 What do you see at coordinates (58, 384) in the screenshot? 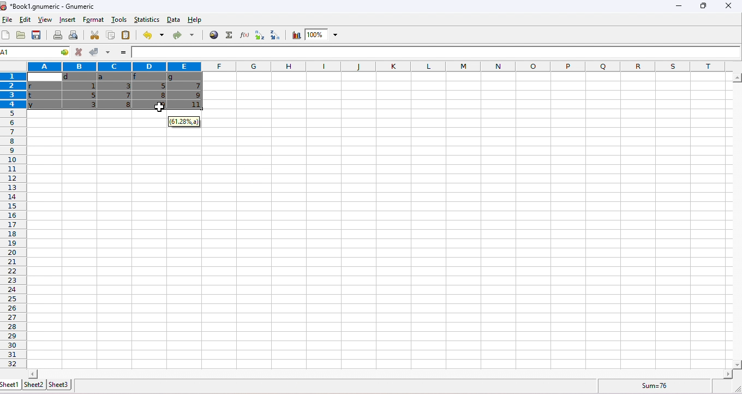
I see `sheet3` at bounding box center [58, 384].